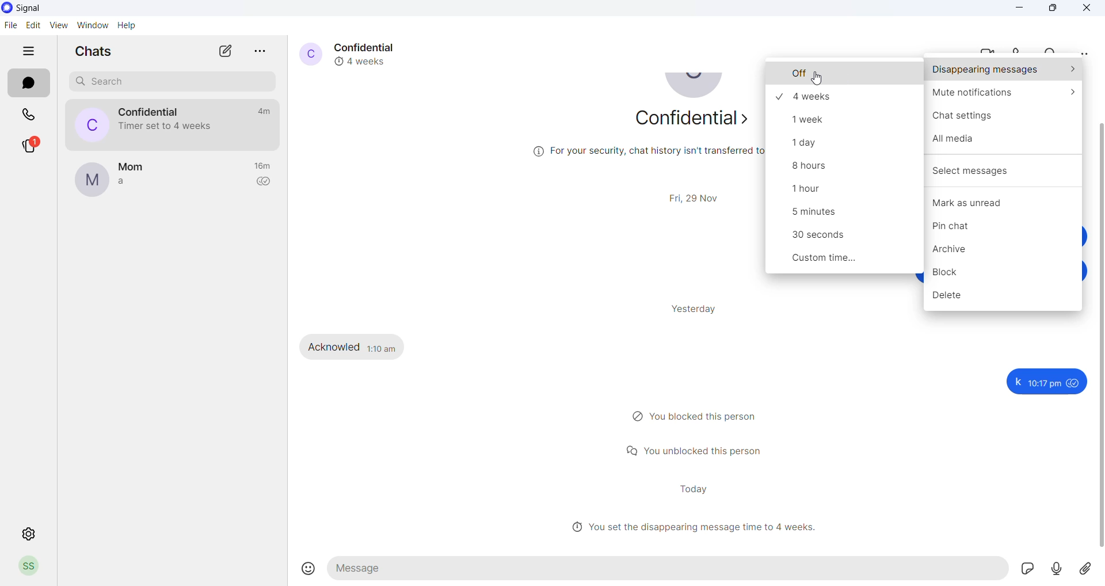 Image resolution: width=1105 pixels, height=586 pixels. Describe the element at coordinates (168, 82) in the screenshot. I see `search chat` at that location.